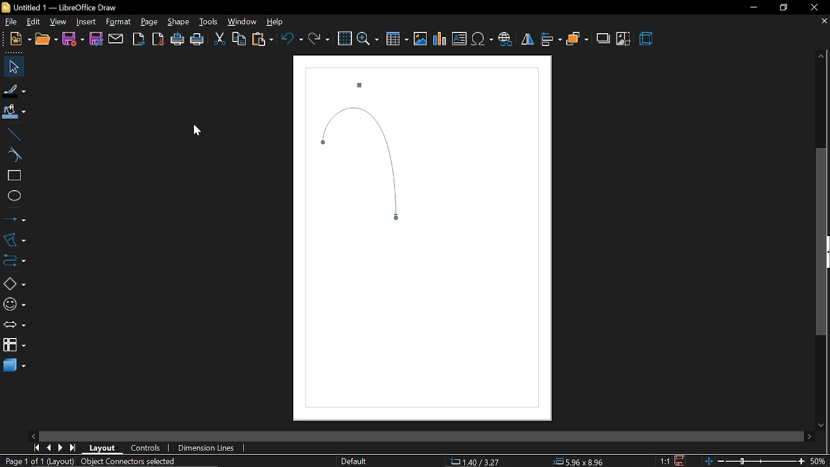 The width and height of the screenshot is (830, 467). What do you see at coordinates (421, 40) in the screenshot?
I see `Insert image` at bounding box center [421, 40].